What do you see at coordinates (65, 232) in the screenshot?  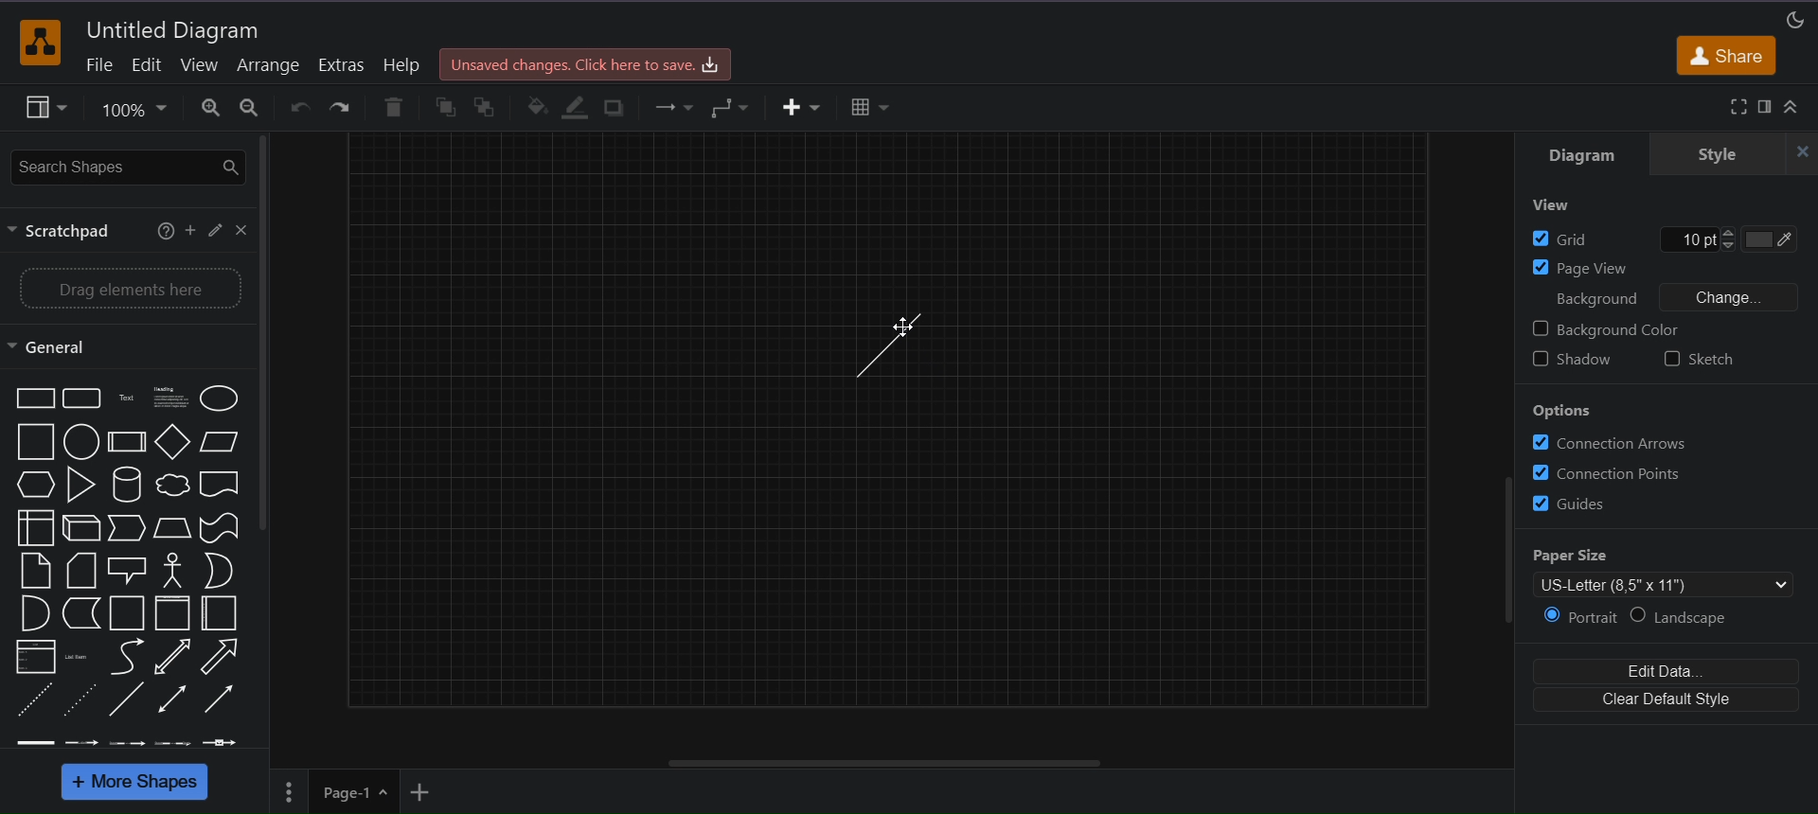 I see `scratchpad` at bounding box center [65, 232].